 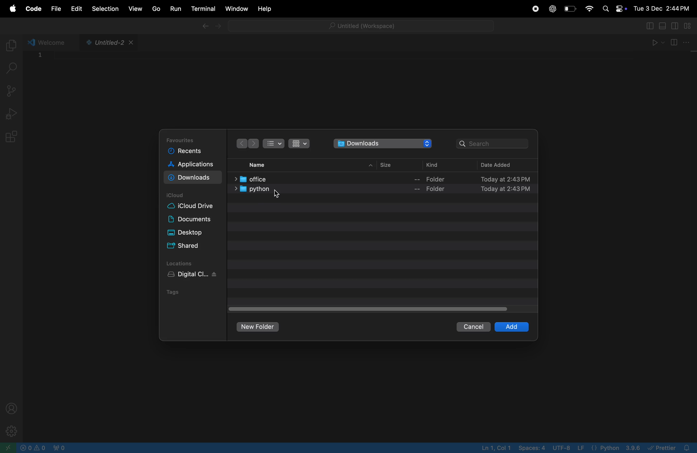 I want to click on prettier extensions, so click(x=671, y=447).